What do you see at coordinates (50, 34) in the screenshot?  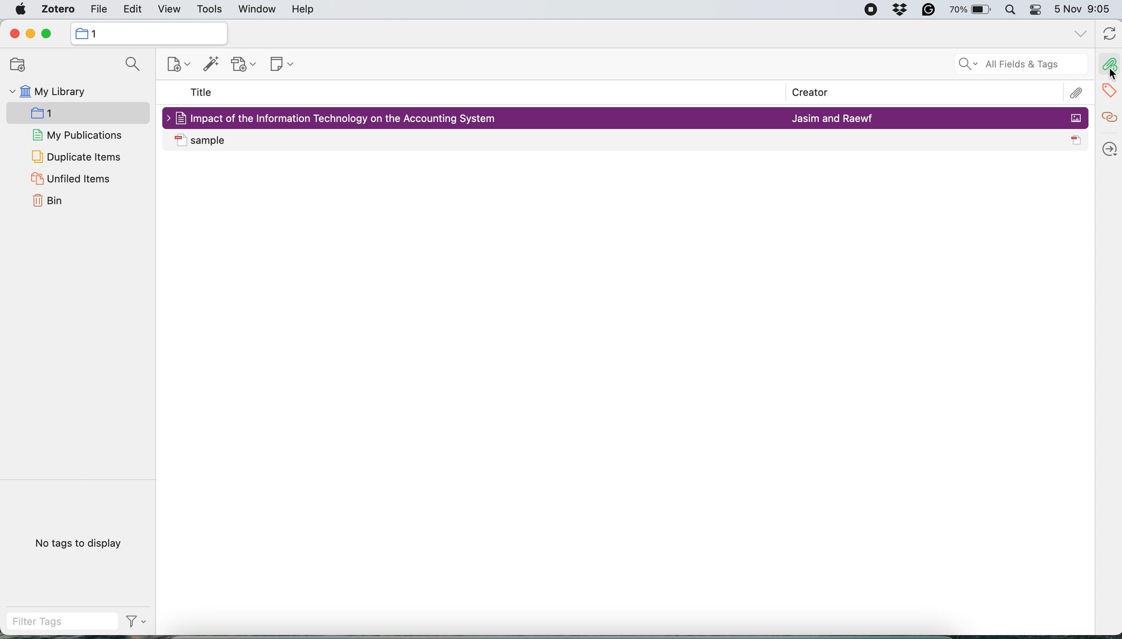 I see `maximise` at bounding box center [50, 34].